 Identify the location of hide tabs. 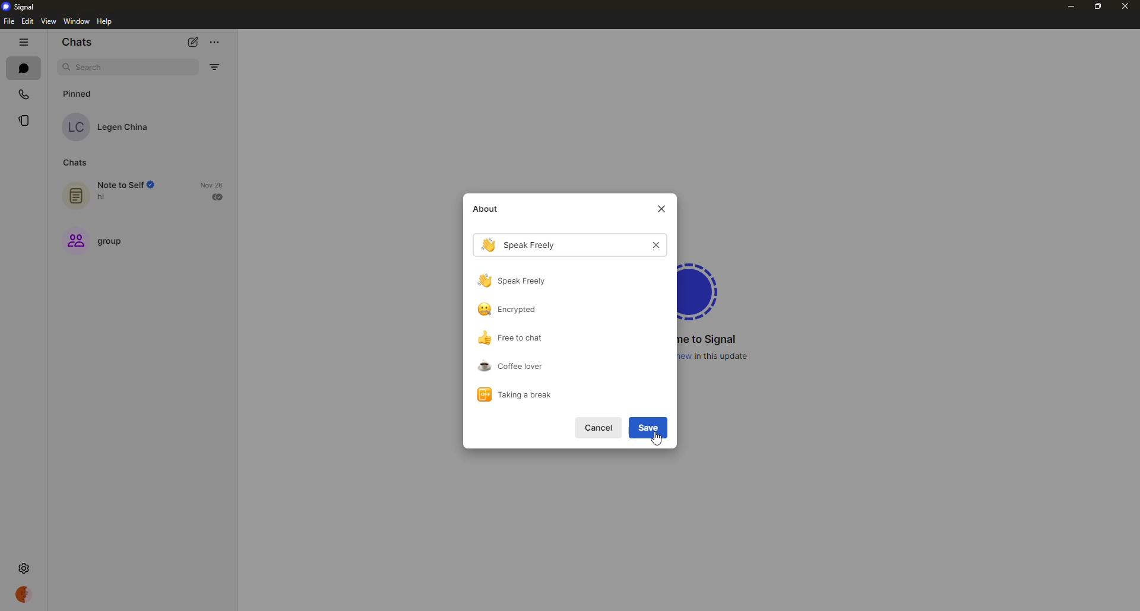
(23, 42).